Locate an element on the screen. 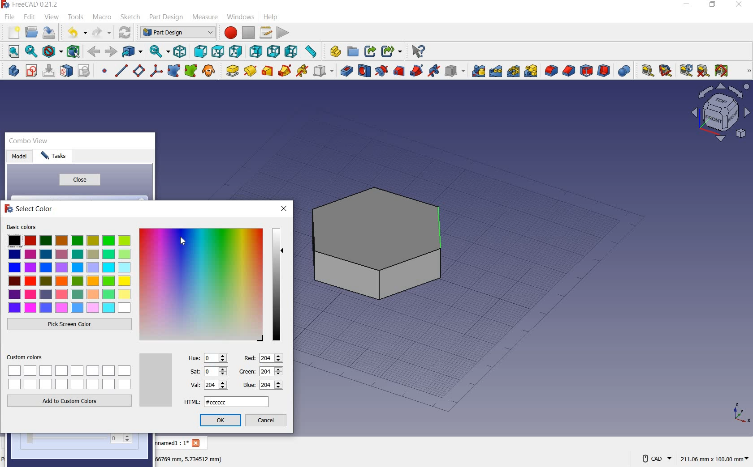 This screenshot has height=467, width=753. right is located at coordinates (236, 51).